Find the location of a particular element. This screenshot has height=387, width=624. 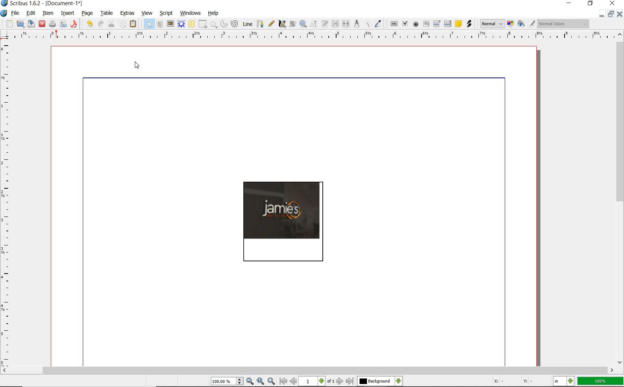

pdf combo box is located at coordinates (437, 24).